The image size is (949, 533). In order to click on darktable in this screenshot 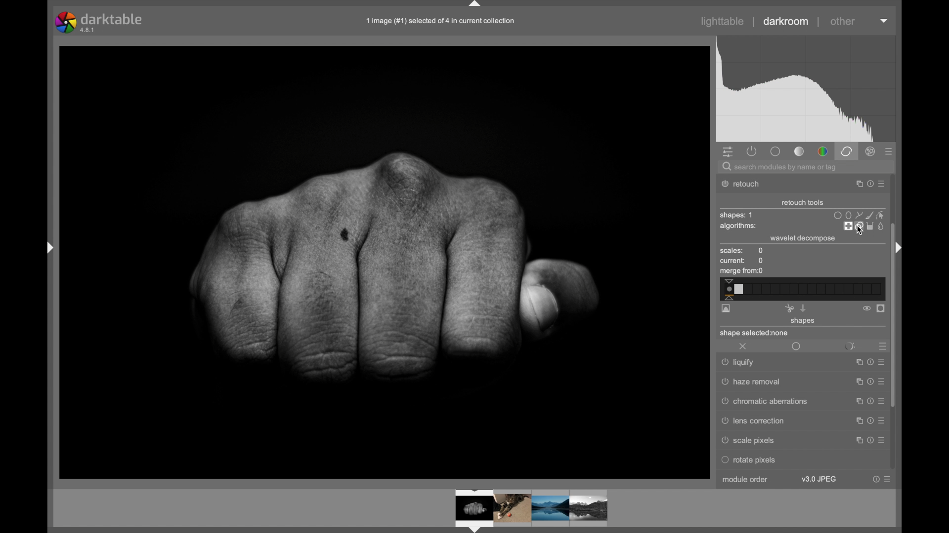, I will do `click(100, 22)`.